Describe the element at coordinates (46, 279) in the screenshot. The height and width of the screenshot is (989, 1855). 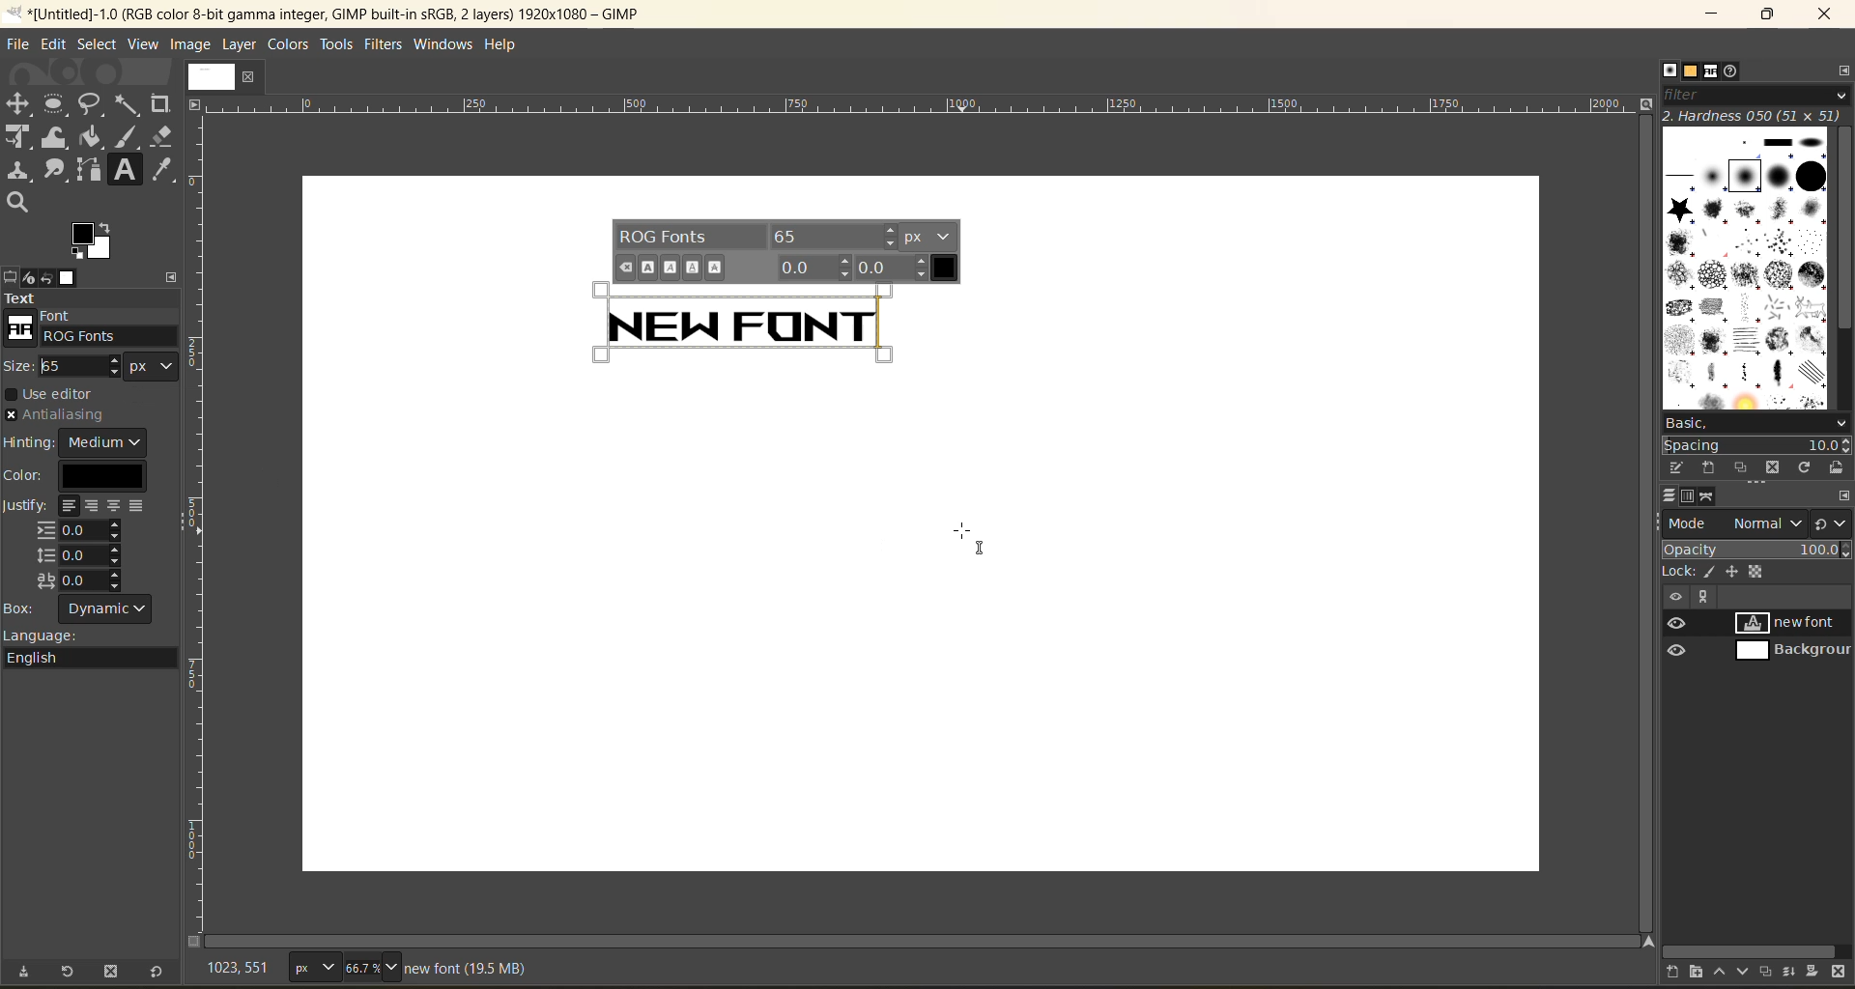
I see `undo history` at that location.